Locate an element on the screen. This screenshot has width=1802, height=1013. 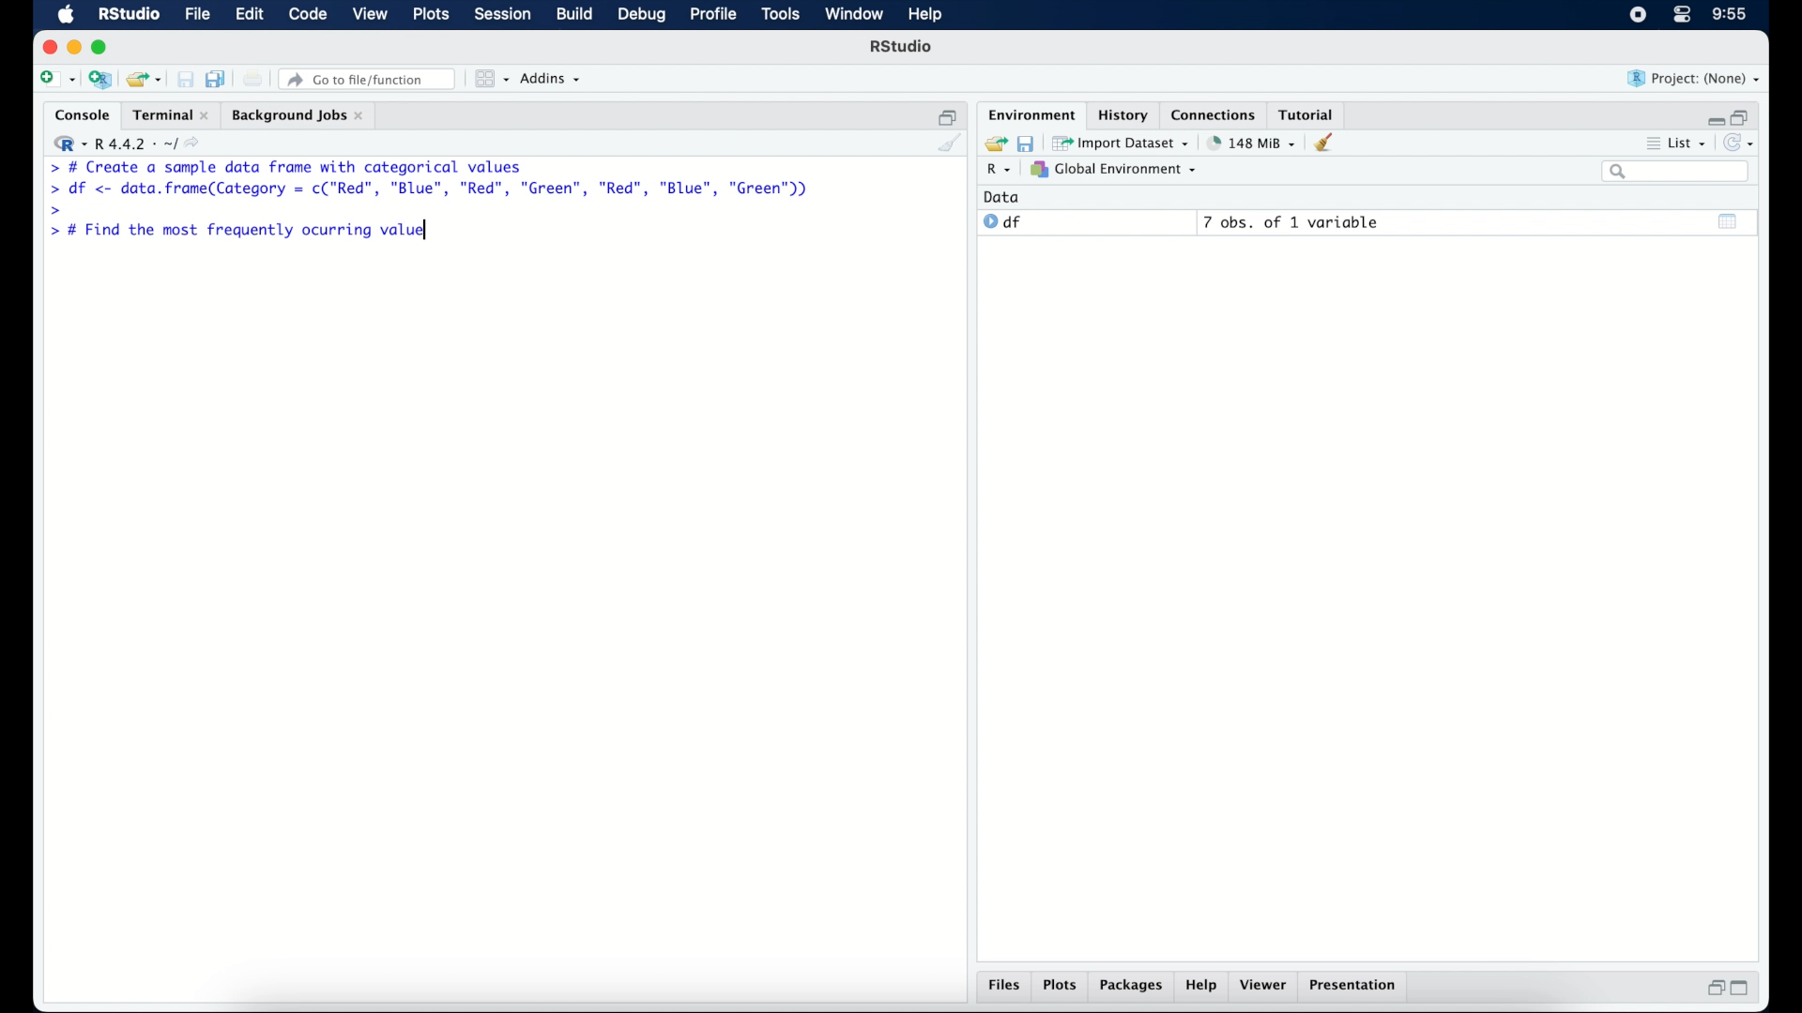
save all open documents is located at coordinates (216, 77).